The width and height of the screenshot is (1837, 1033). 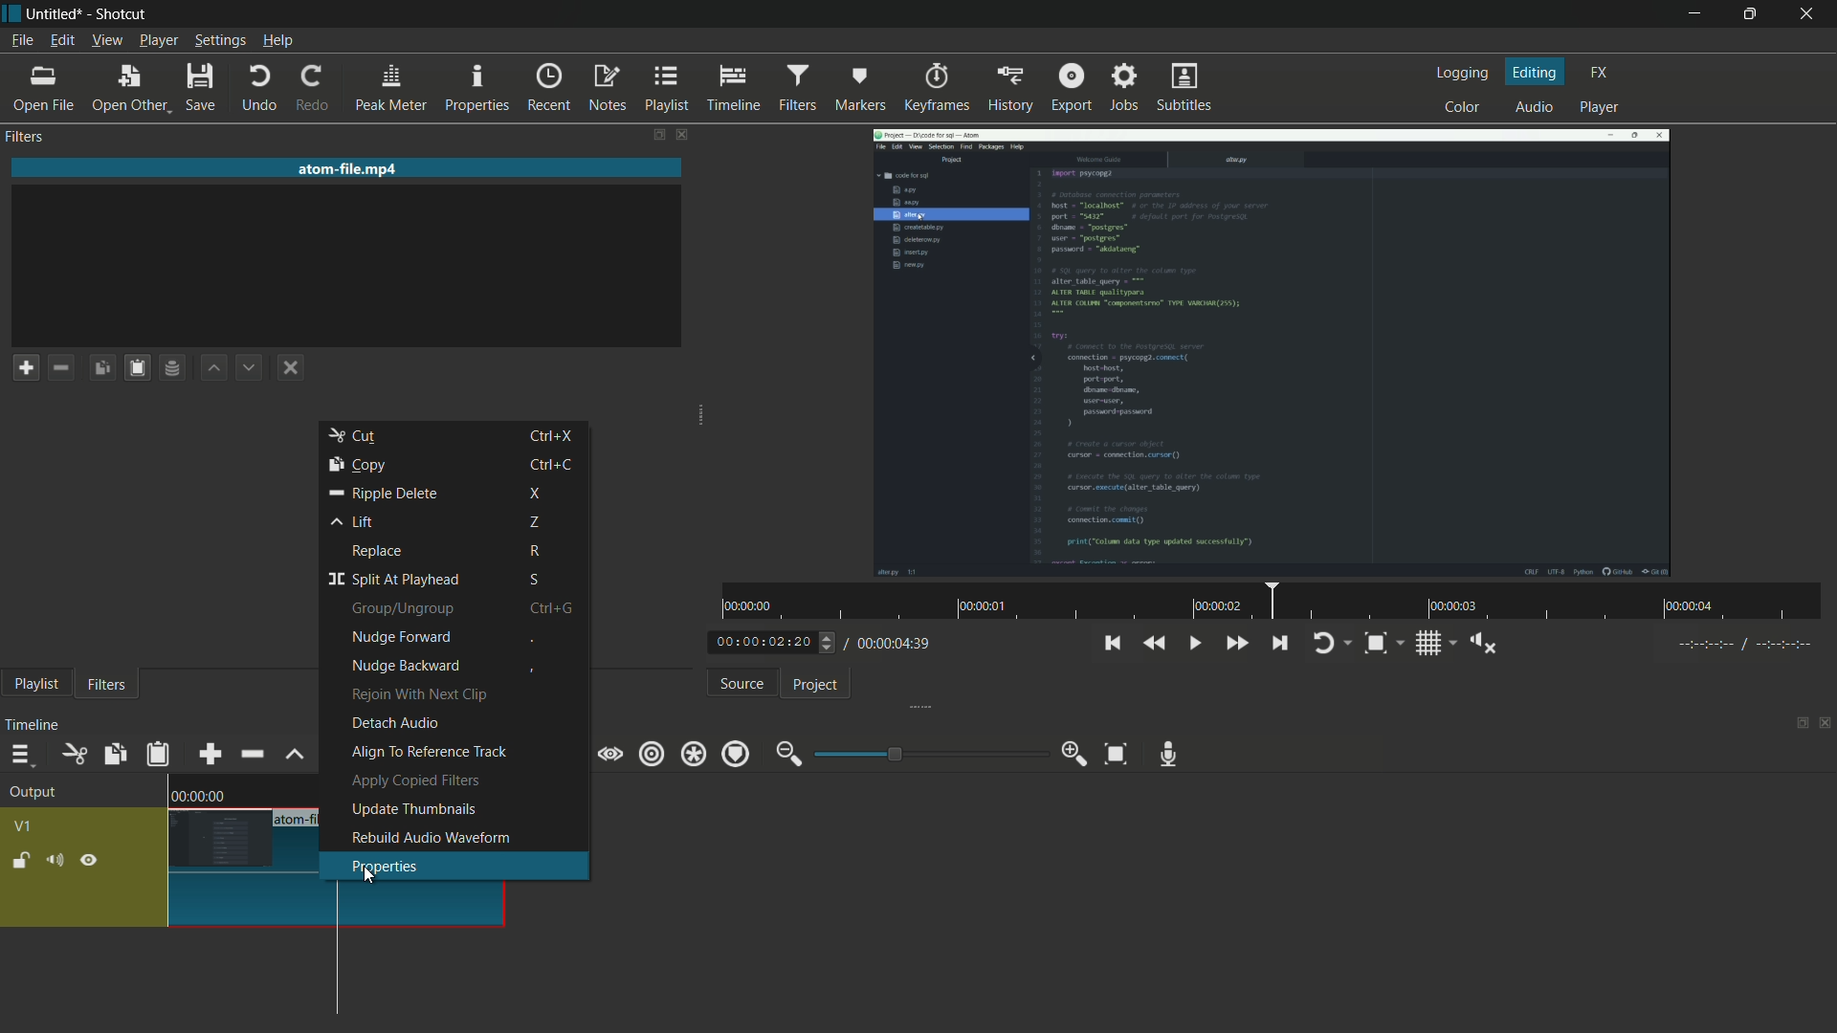 I want to click on hide, so click(x=91, y=859).